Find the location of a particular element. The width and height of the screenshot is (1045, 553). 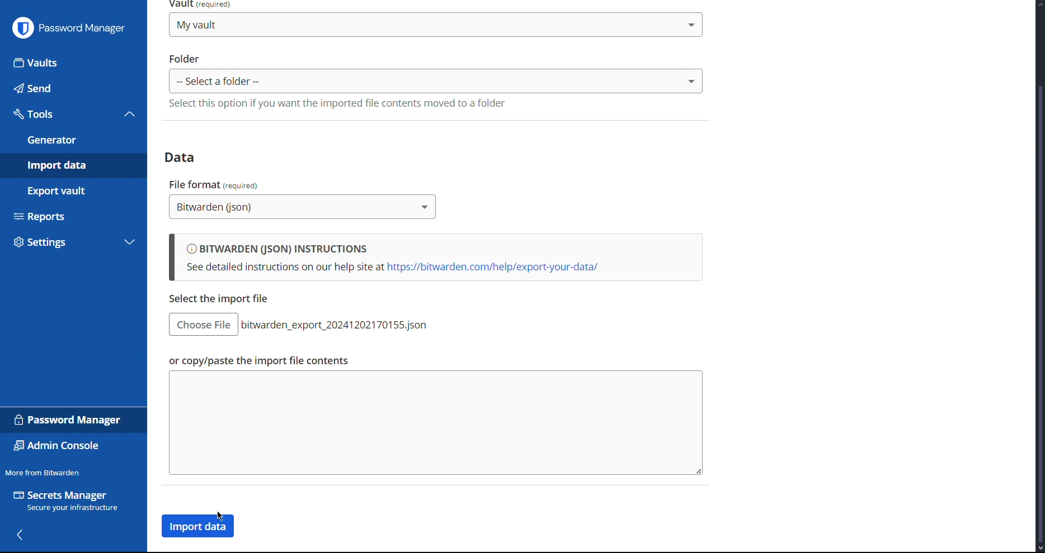

Data is located at coordinates (184, 156).